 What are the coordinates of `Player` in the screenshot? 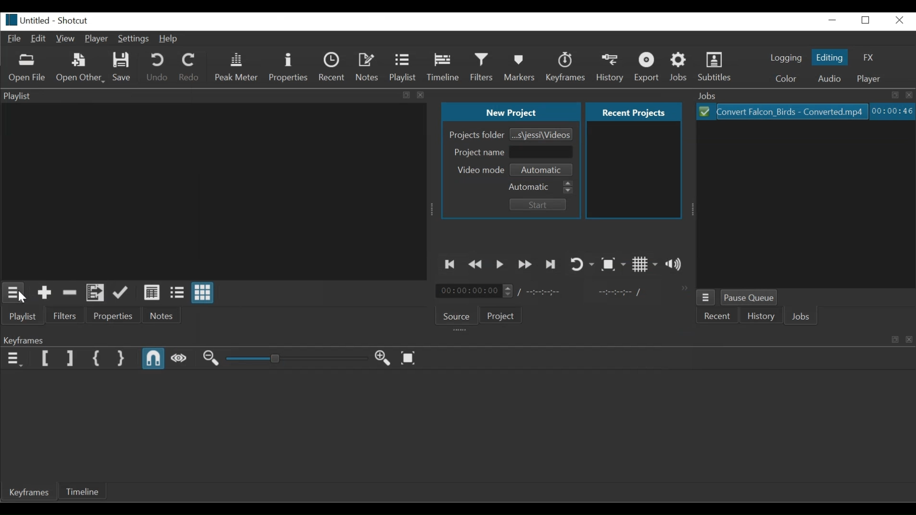 It's located at (96, 39).